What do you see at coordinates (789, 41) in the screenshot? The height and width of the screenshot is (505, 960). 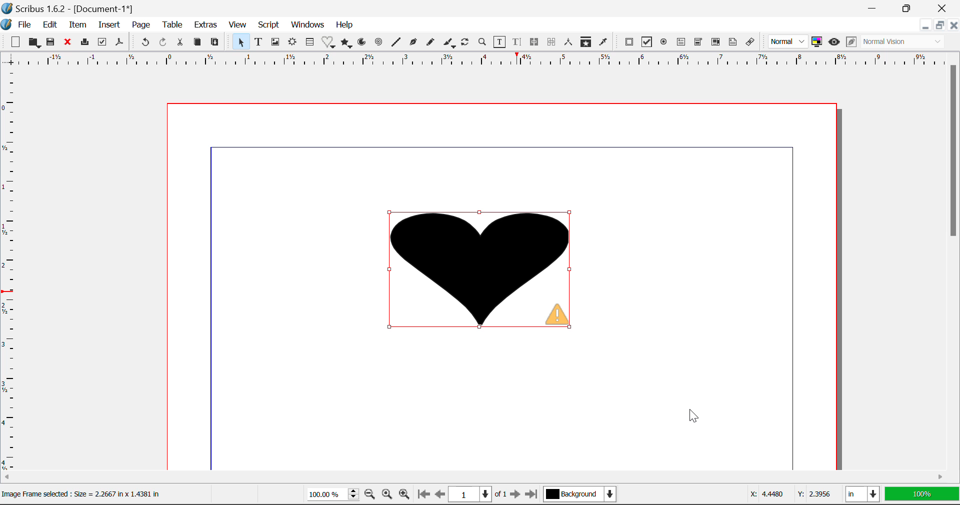 I see `Normal` at bounding box center [789, 41].